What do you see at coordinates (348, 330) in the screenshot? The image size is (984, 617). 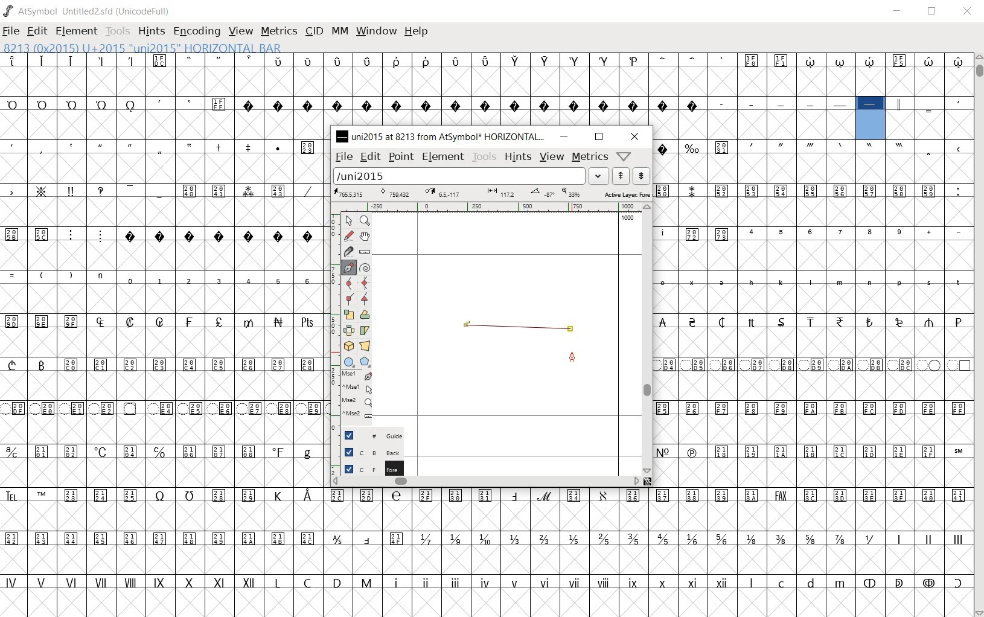 I see `flip the selection` at bounding box center [348, 330].